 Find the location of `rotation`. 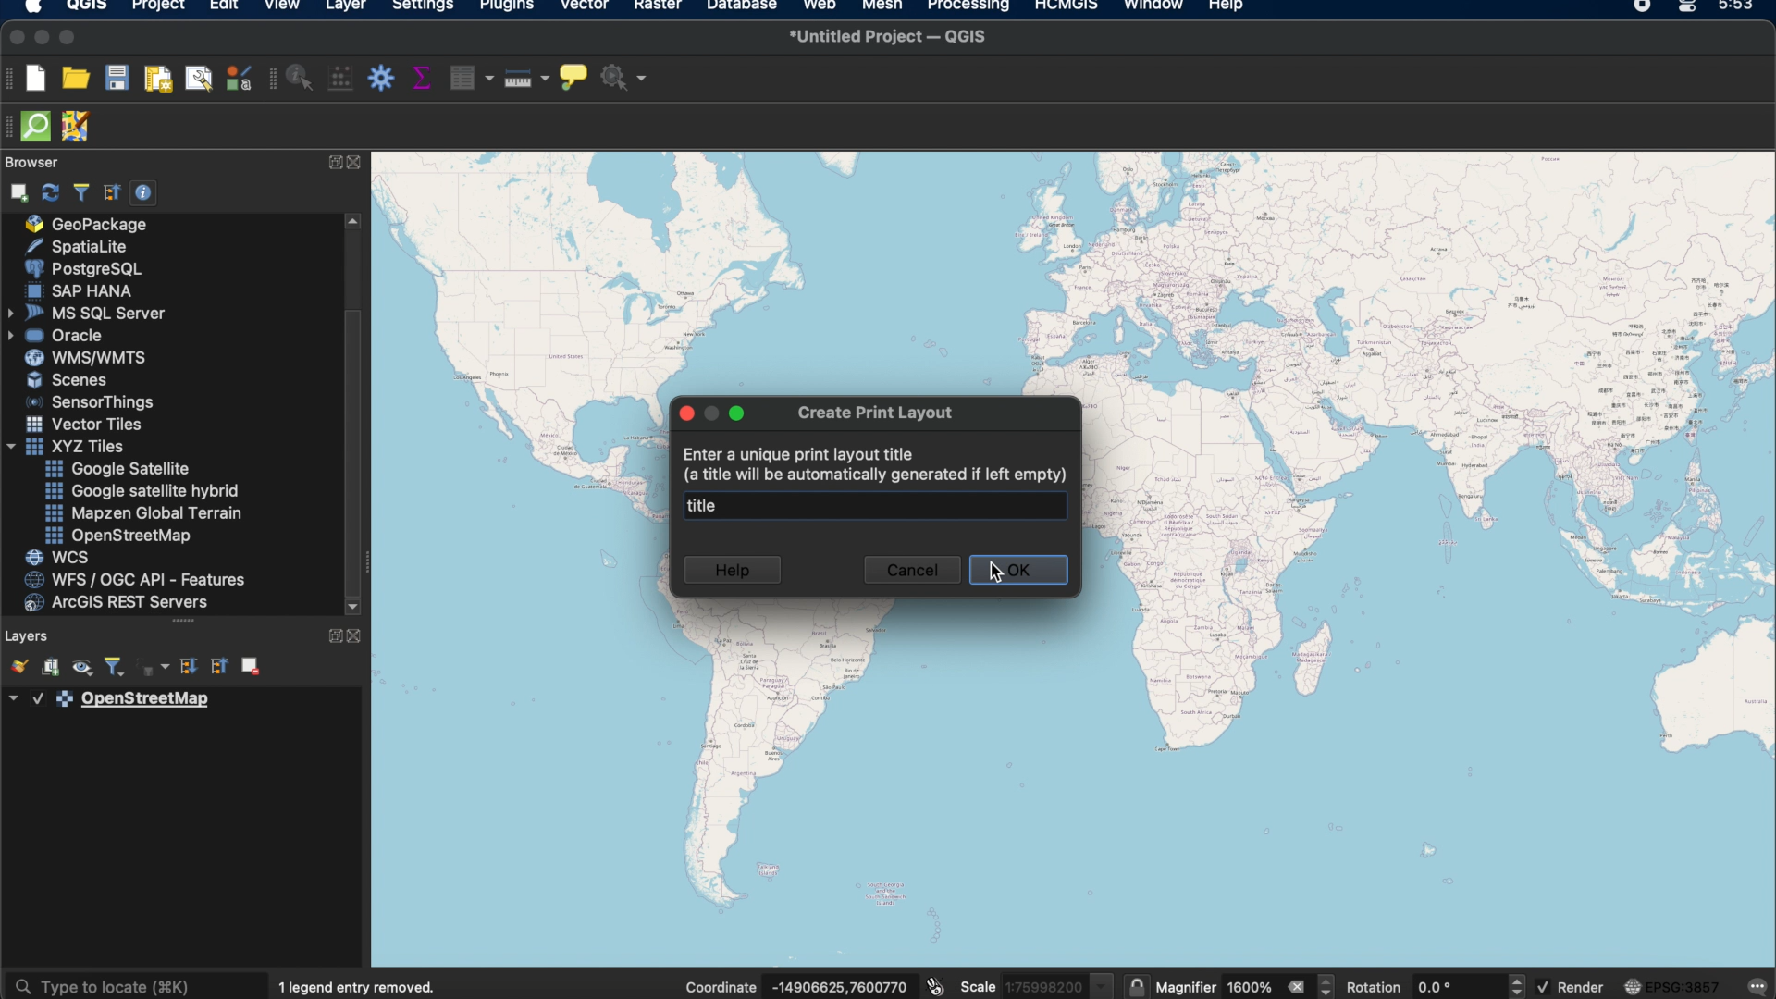

rotation is located at coordinates (1436, 984).